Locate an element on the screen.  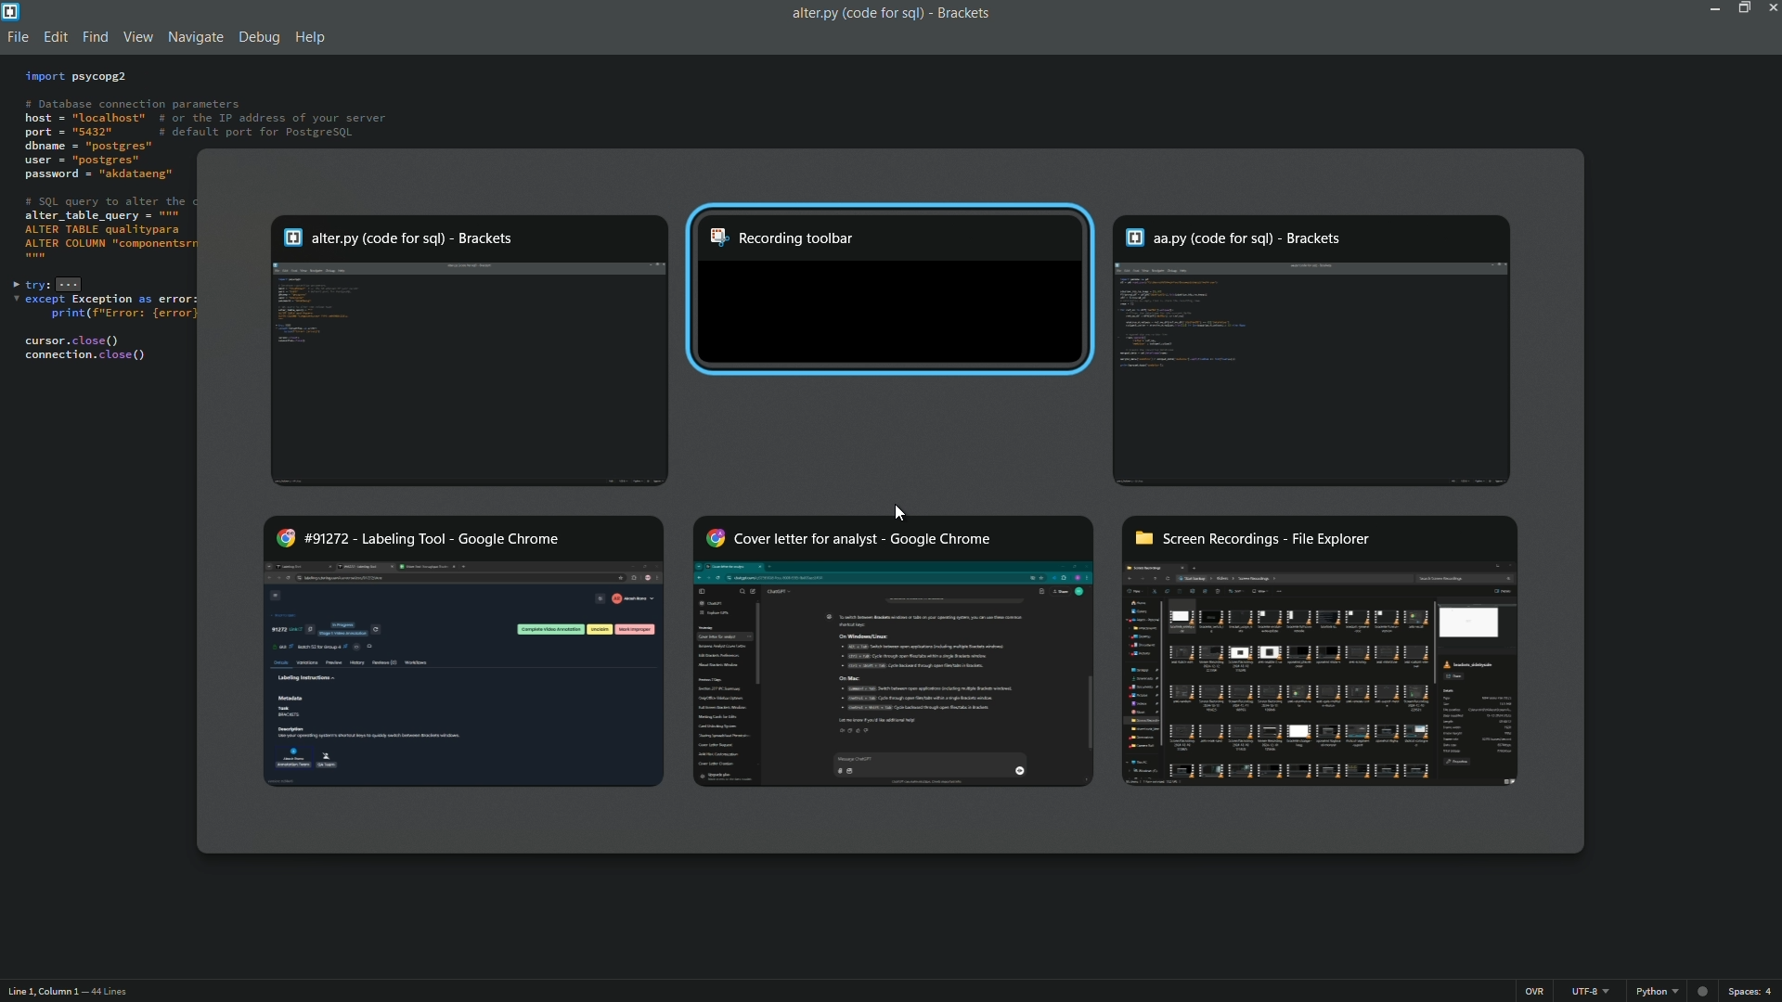
44 lines is located at coordinates (110, 993).